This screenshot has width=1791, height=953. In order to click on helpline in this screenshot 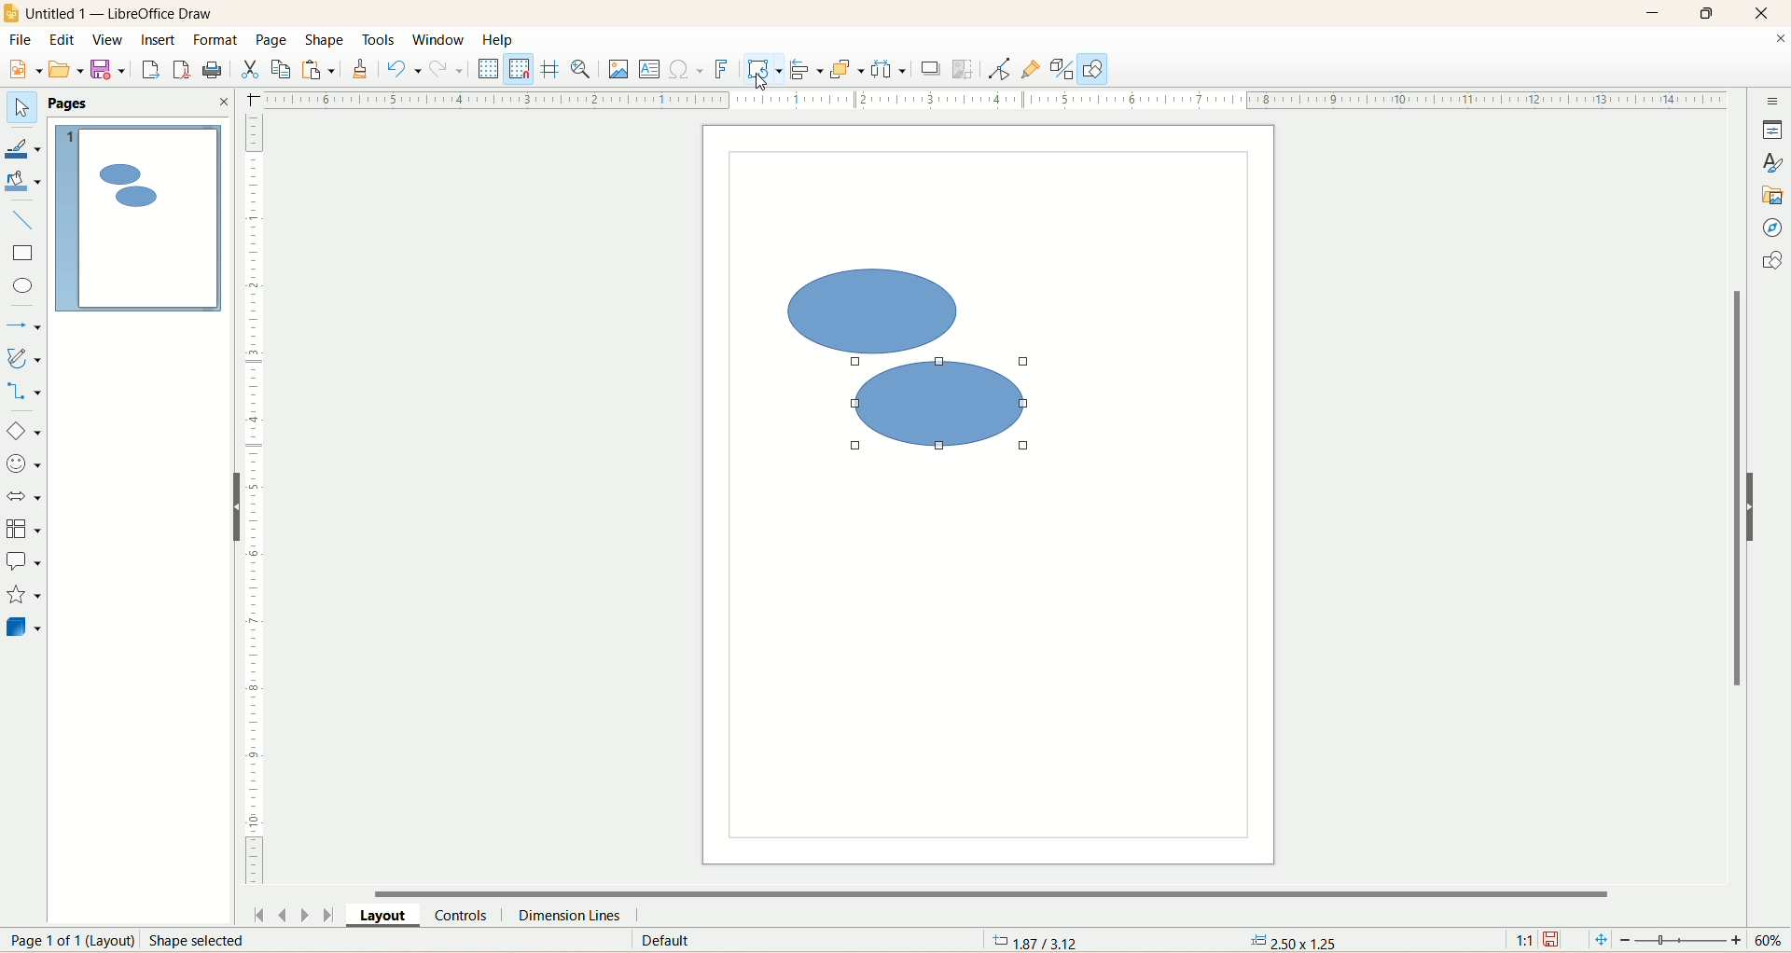, I will do `click(551, 71)`.